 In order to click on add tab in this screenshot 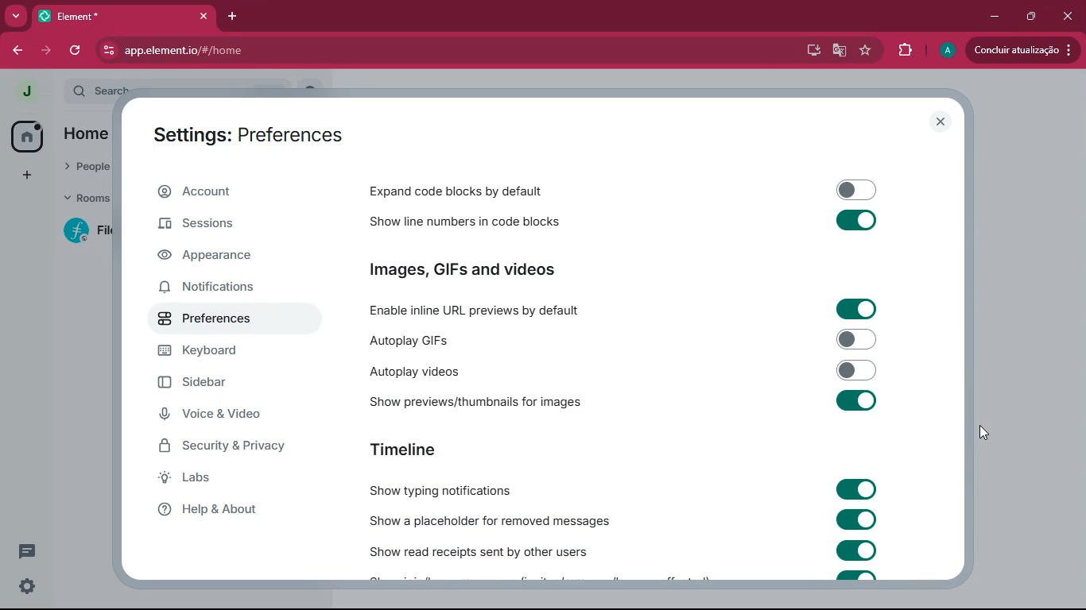, I will do `click(231, 17)`.